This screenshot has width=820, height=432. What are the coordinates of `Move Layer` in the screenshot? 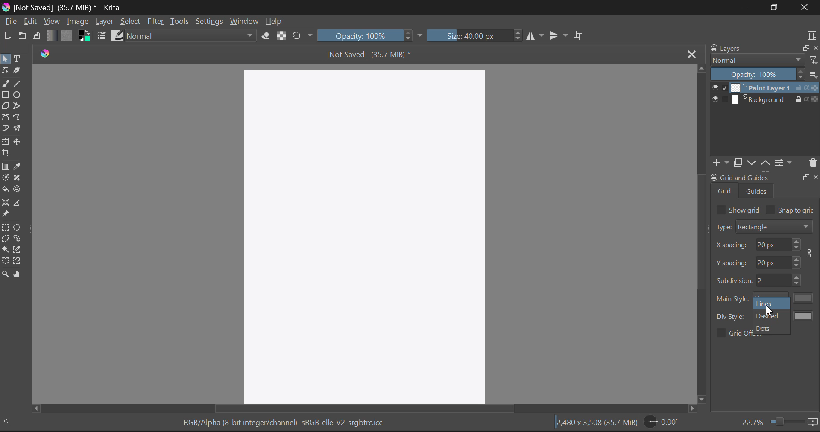 It's located at (18, 142).